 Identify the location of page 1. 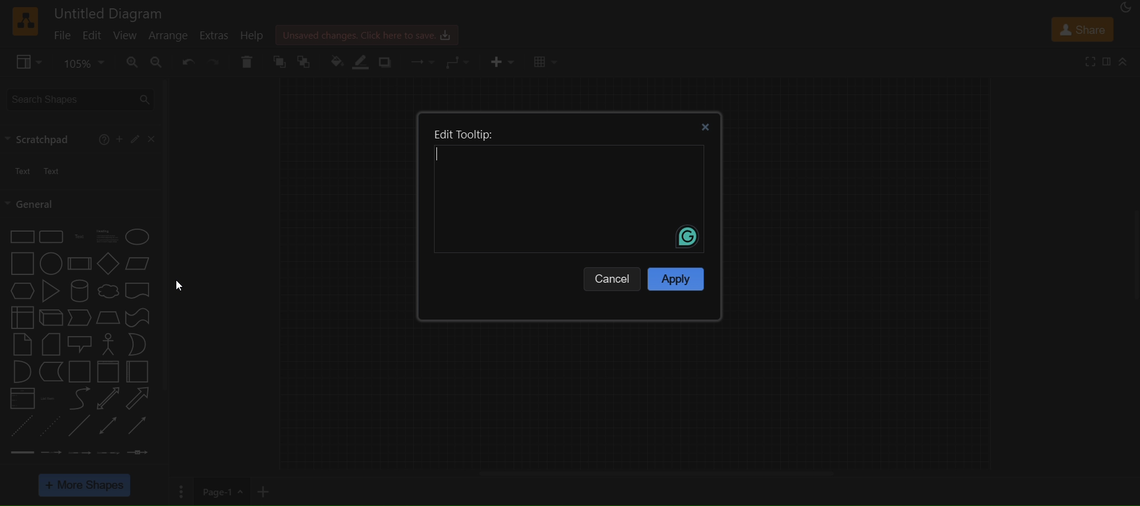
(211, 491).